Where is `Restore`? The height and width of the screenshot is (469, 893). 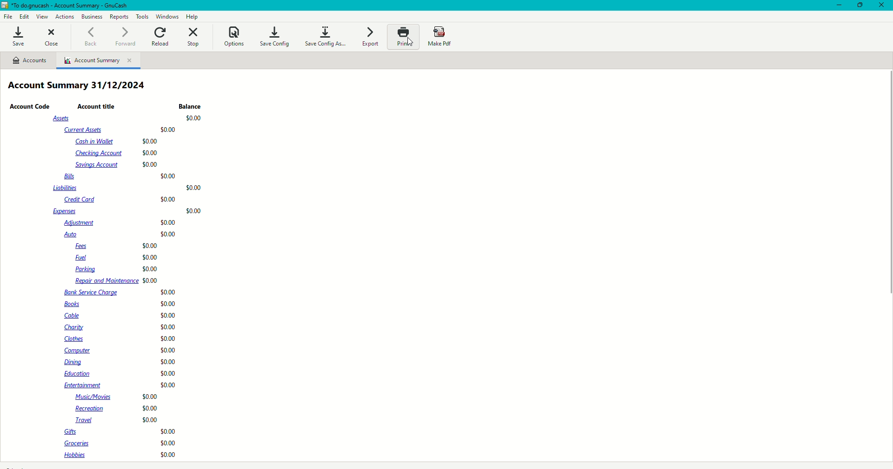 Restore is located at coordinates (861, 5).